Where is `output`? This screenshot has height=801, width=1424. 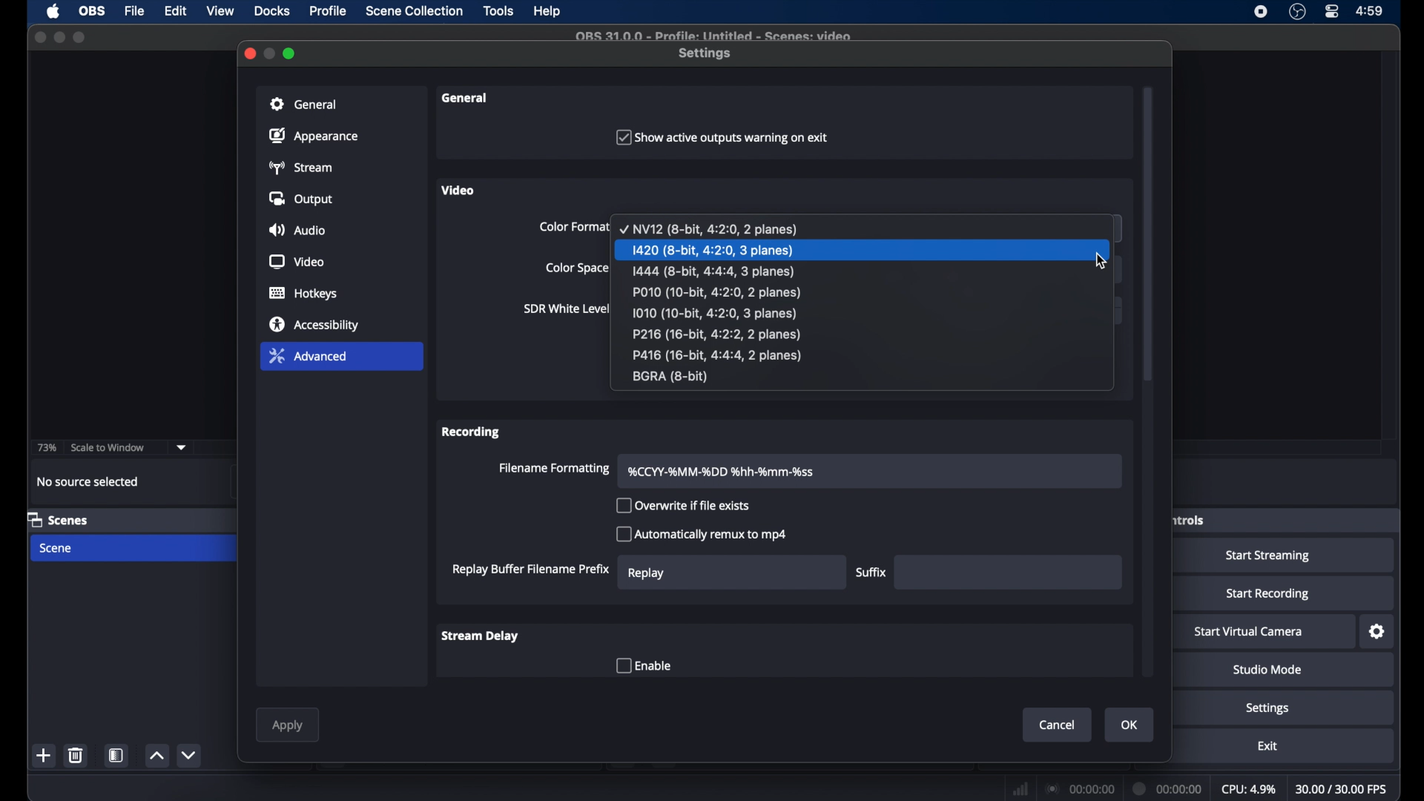
output is located at coordinates (301, 200).